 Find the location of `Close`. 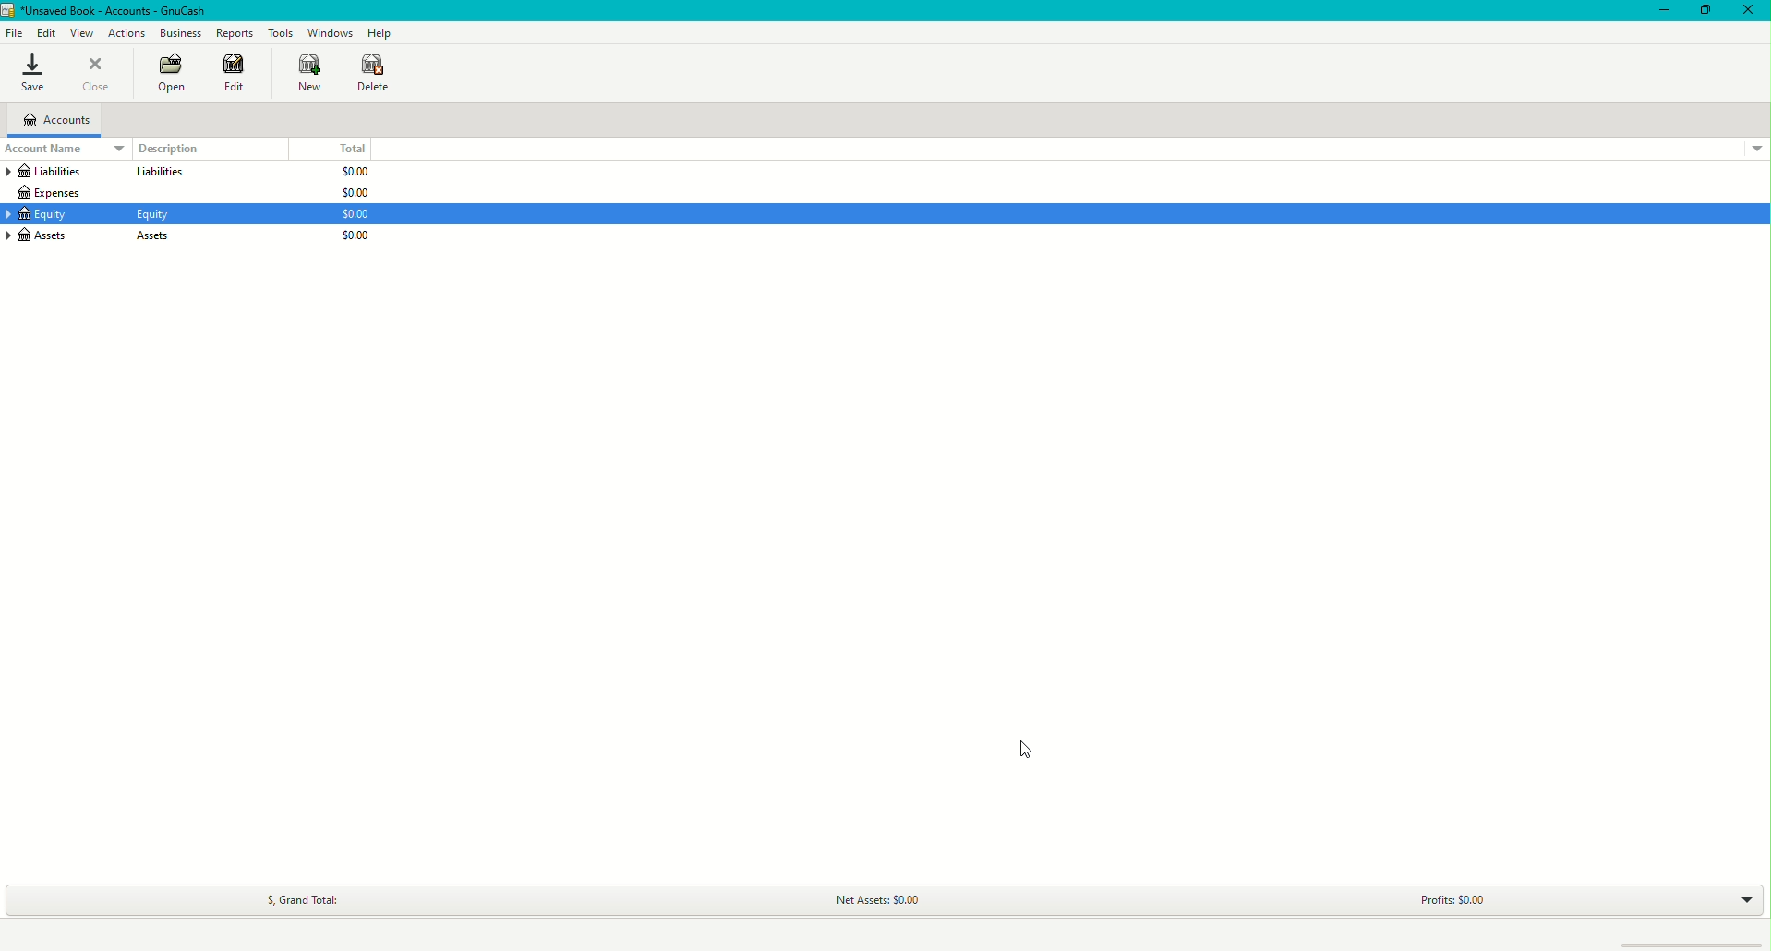

Close is located at coordinates (1750, 12).